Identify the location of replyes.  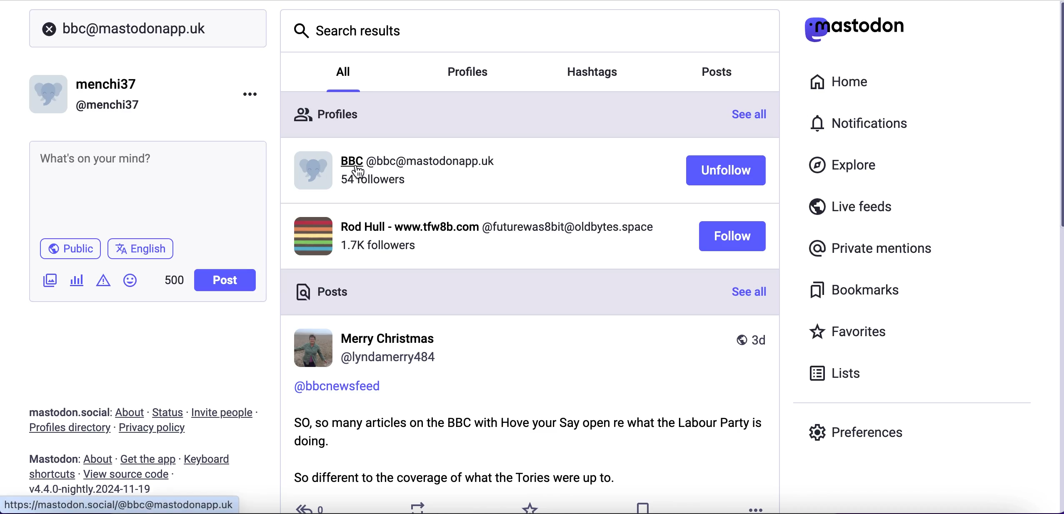
(312, 506).